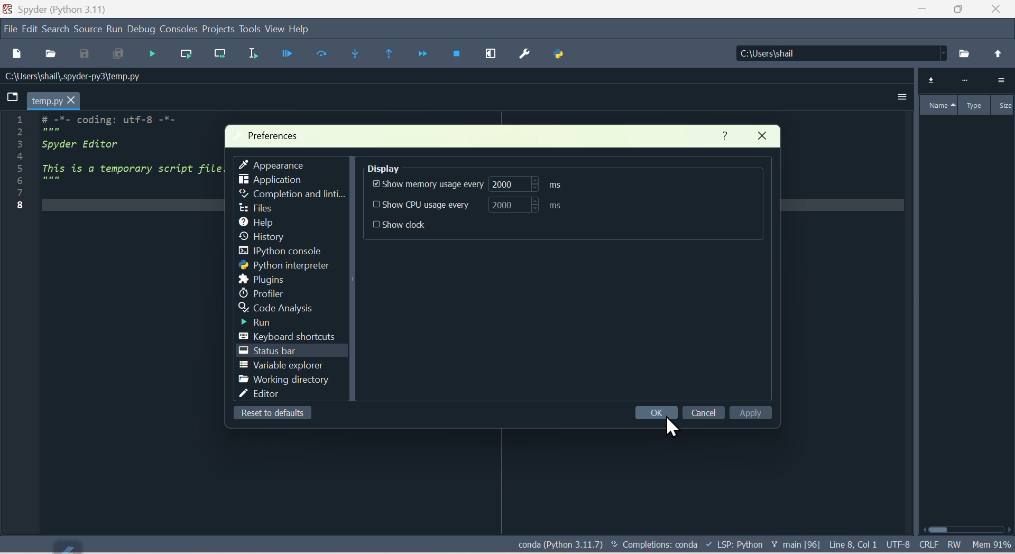 The width and height of the screenshot is (1015, 554). Describe the element at coordinates (894, 100) in the screenshot. I see `More options` at that location.